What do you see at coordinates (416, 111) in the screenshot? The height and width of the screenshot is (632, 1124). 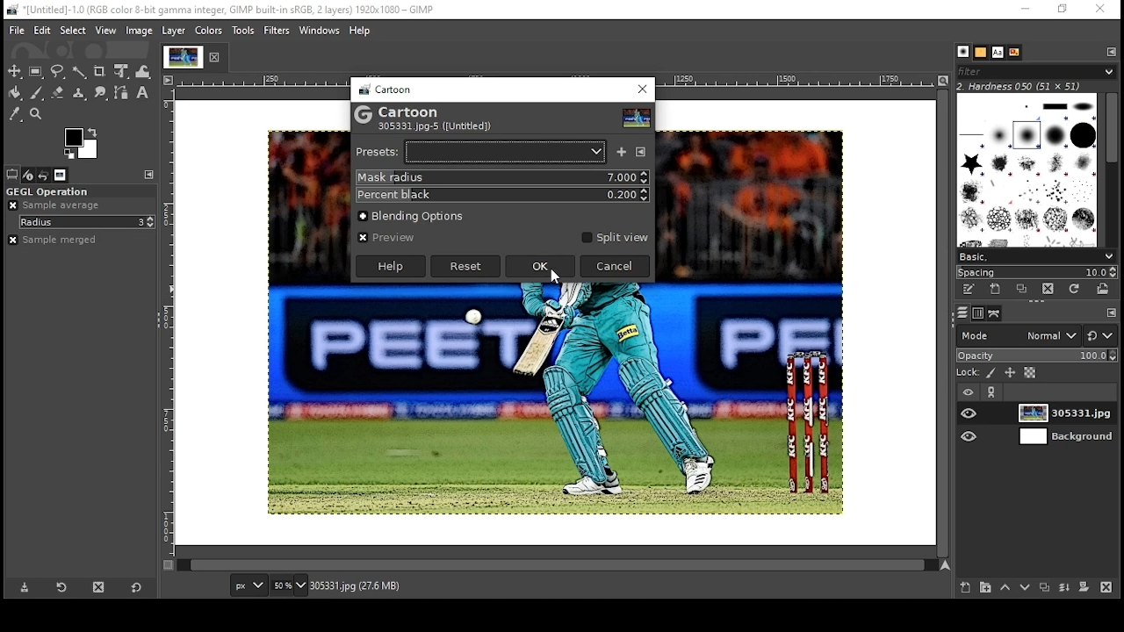 I see `cartoon` at bounding box center [416, 111].